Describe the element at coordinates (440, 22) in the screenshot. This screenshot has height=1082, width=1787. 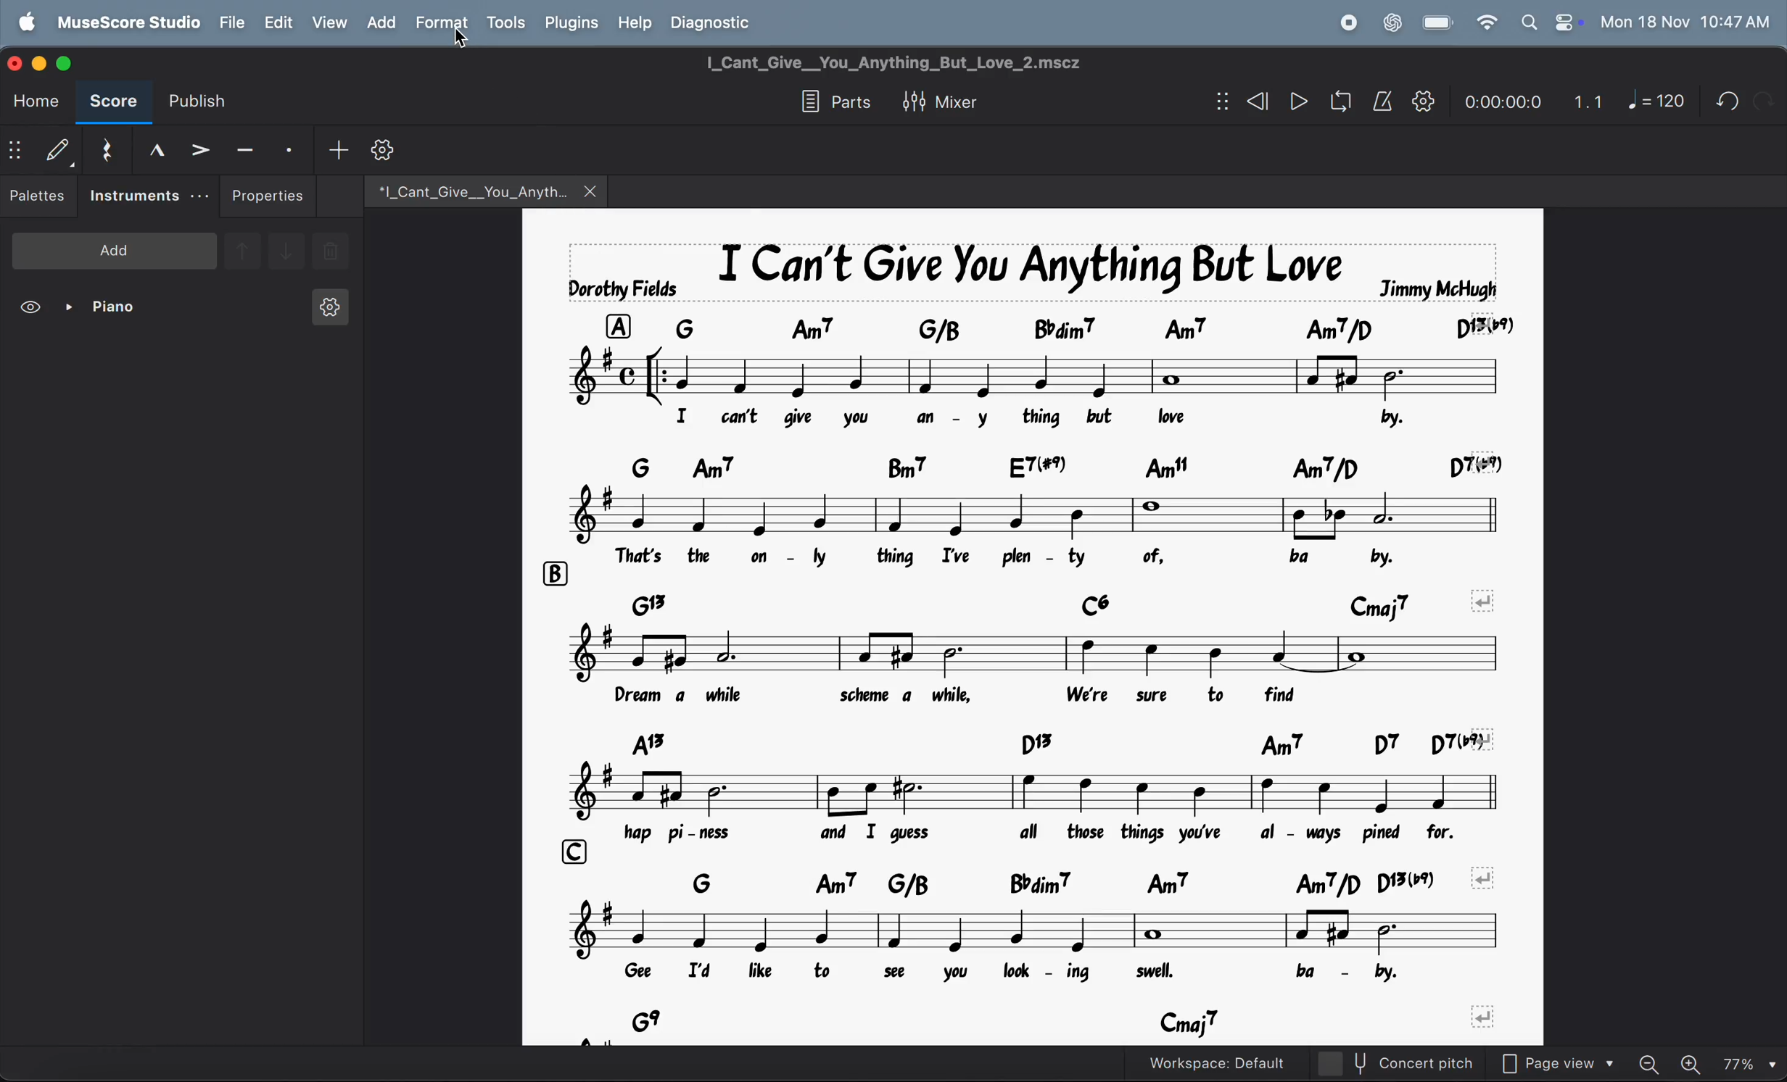
I see `format` at that location.